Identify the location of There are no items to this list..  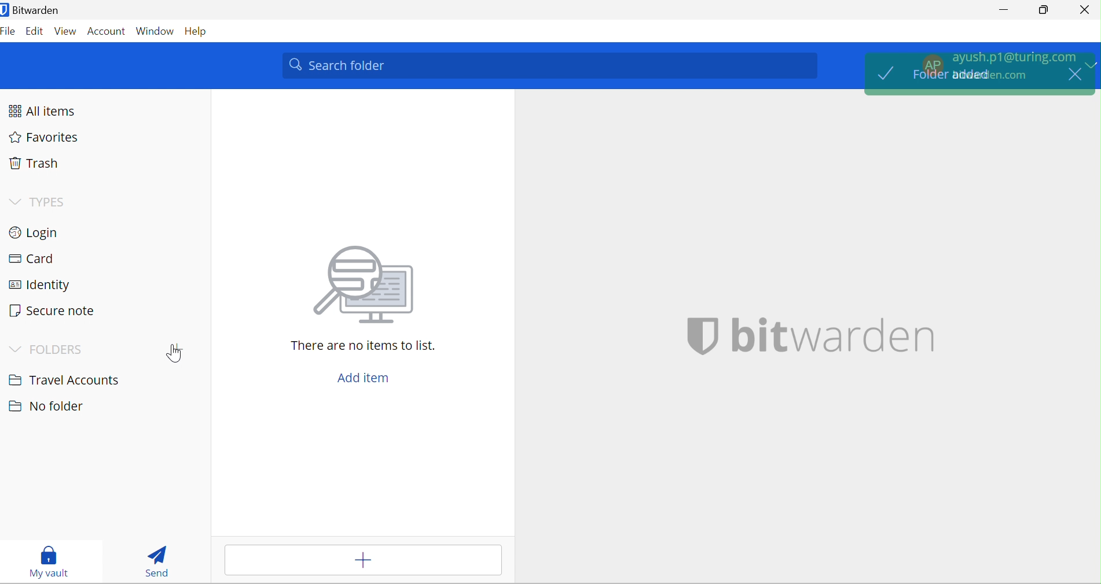
(367, 347).